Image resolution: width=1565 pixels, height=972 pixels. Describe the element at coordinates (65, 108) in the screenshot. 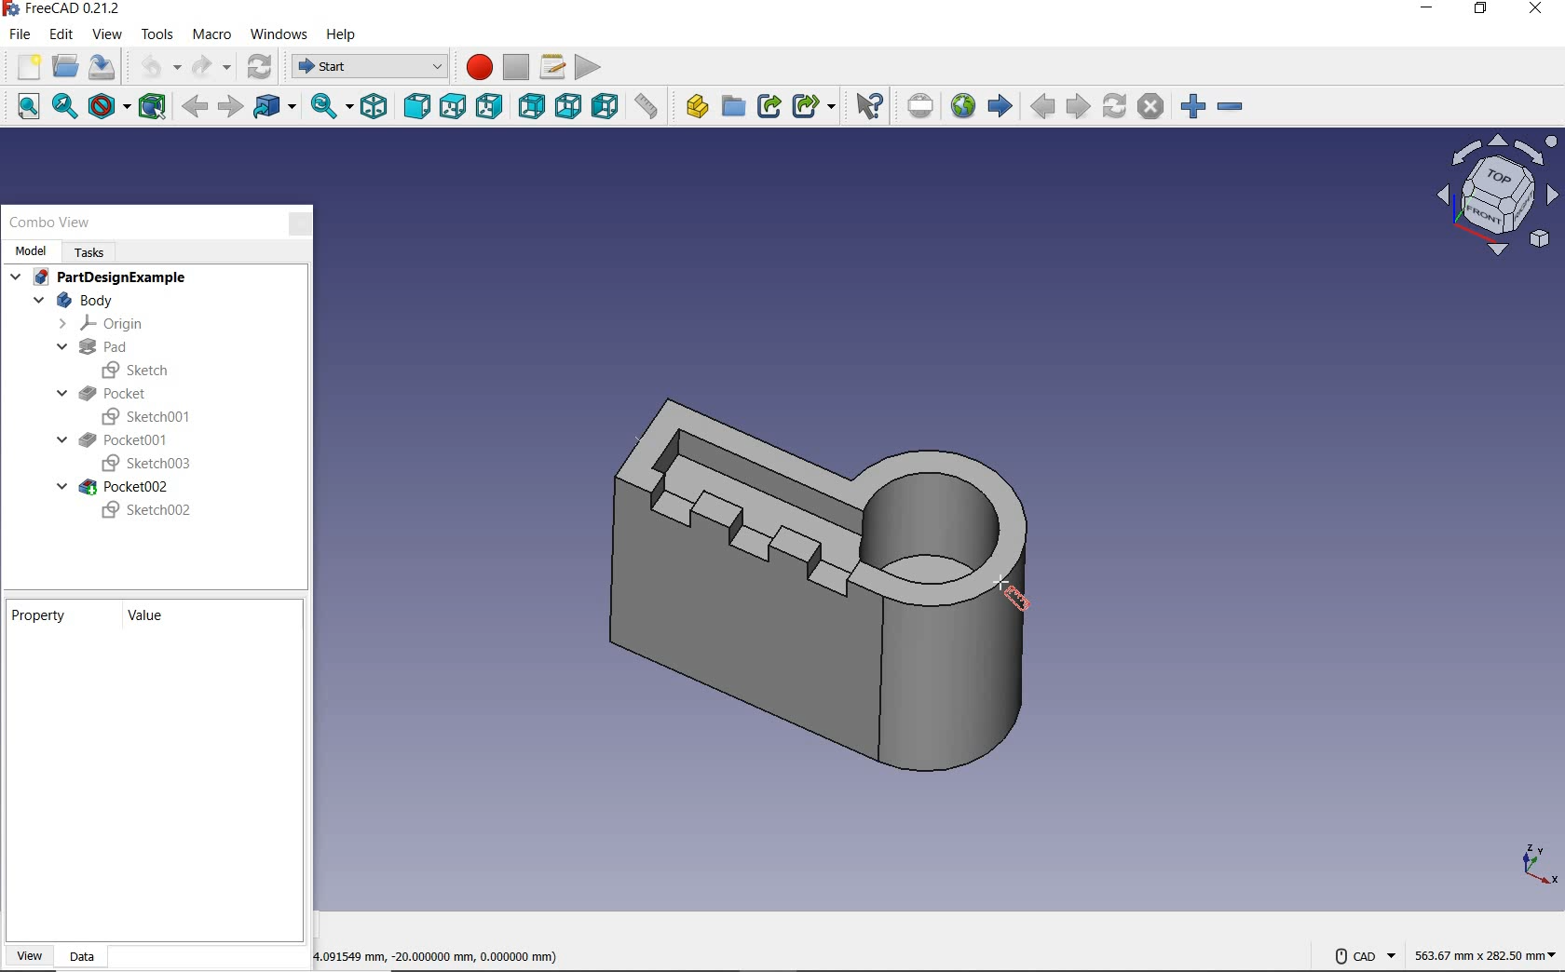

I see `fit selection` at that location.